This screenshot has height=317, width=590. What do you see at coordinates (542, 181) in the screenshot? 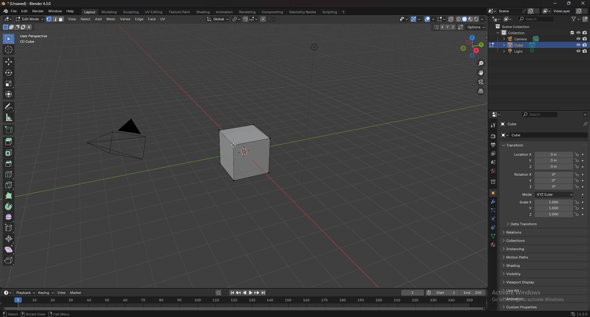
I see `rotation y` at bounding box center [542, 181].